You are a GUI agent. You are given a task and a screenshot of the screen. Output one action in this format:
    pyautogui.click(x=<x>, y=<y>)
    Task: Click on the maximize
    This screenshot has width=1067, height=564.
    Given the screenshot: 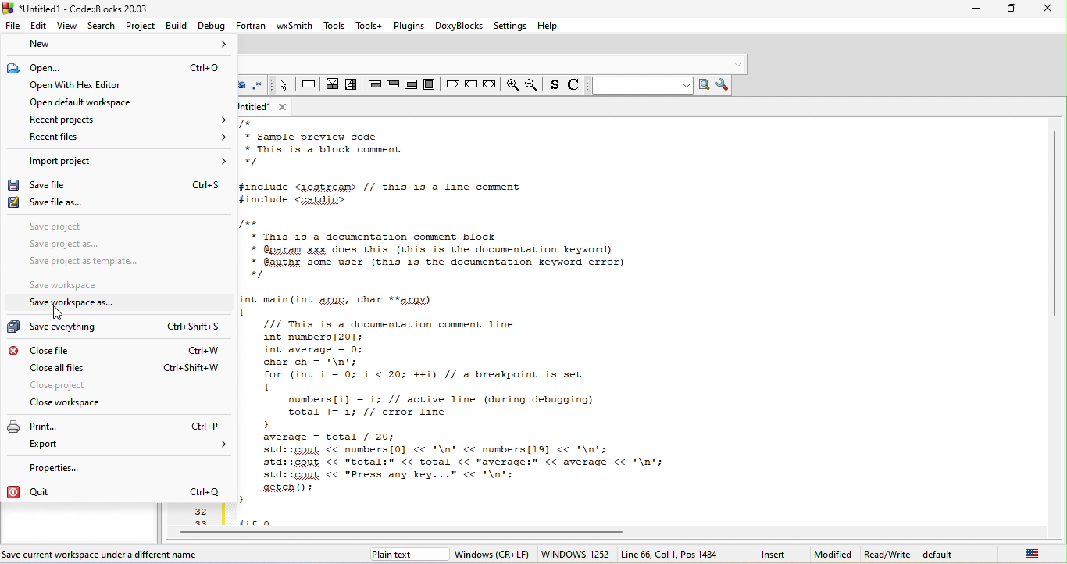 What is the action you would take?
    pyautogui.click(x=1014, y=7)
    